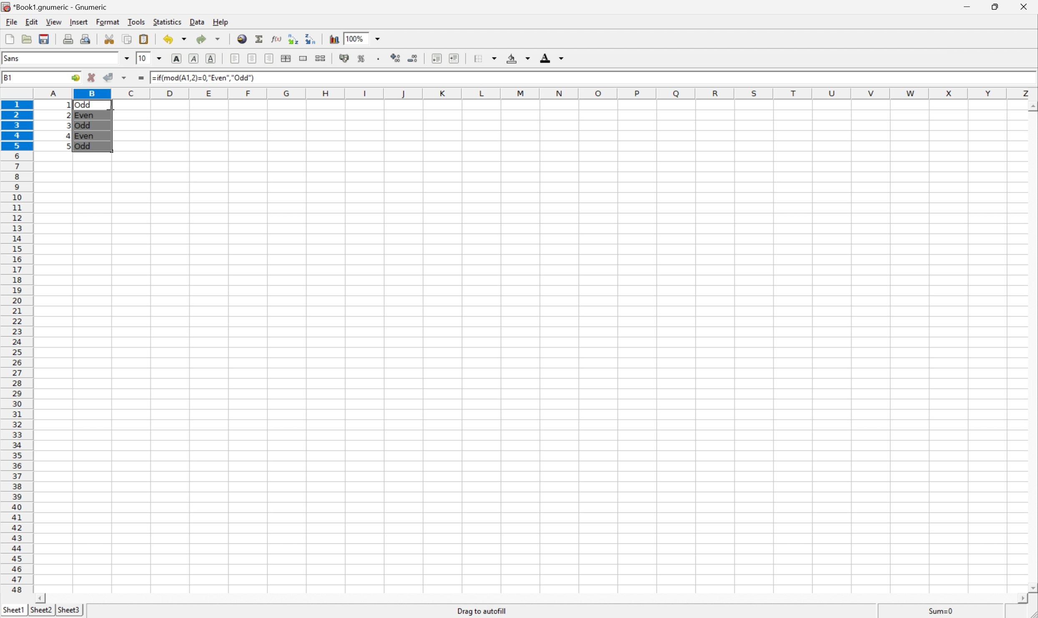 The width and height of the screenshot is (1038, 618). Describe the element at coordinates (87, 135) in the screenshot. I see `Even` at that location.